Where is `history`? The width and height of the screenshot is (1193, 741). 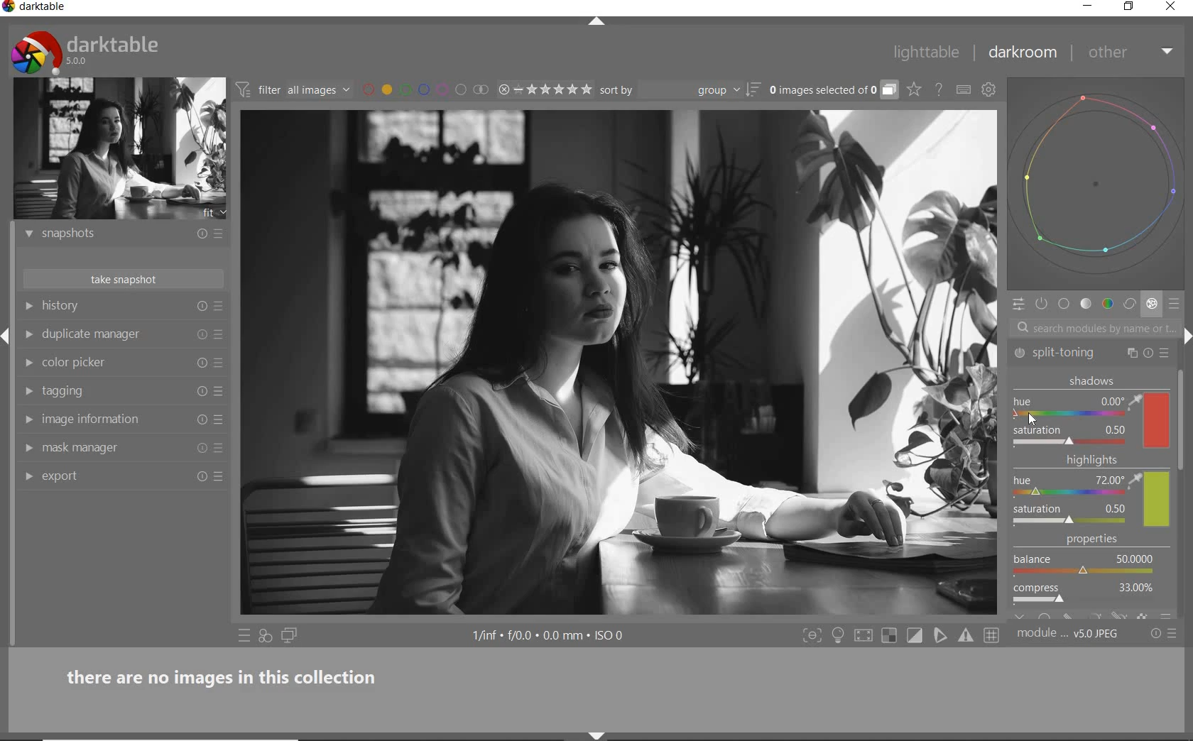 history is located at coordinates (115, 307).